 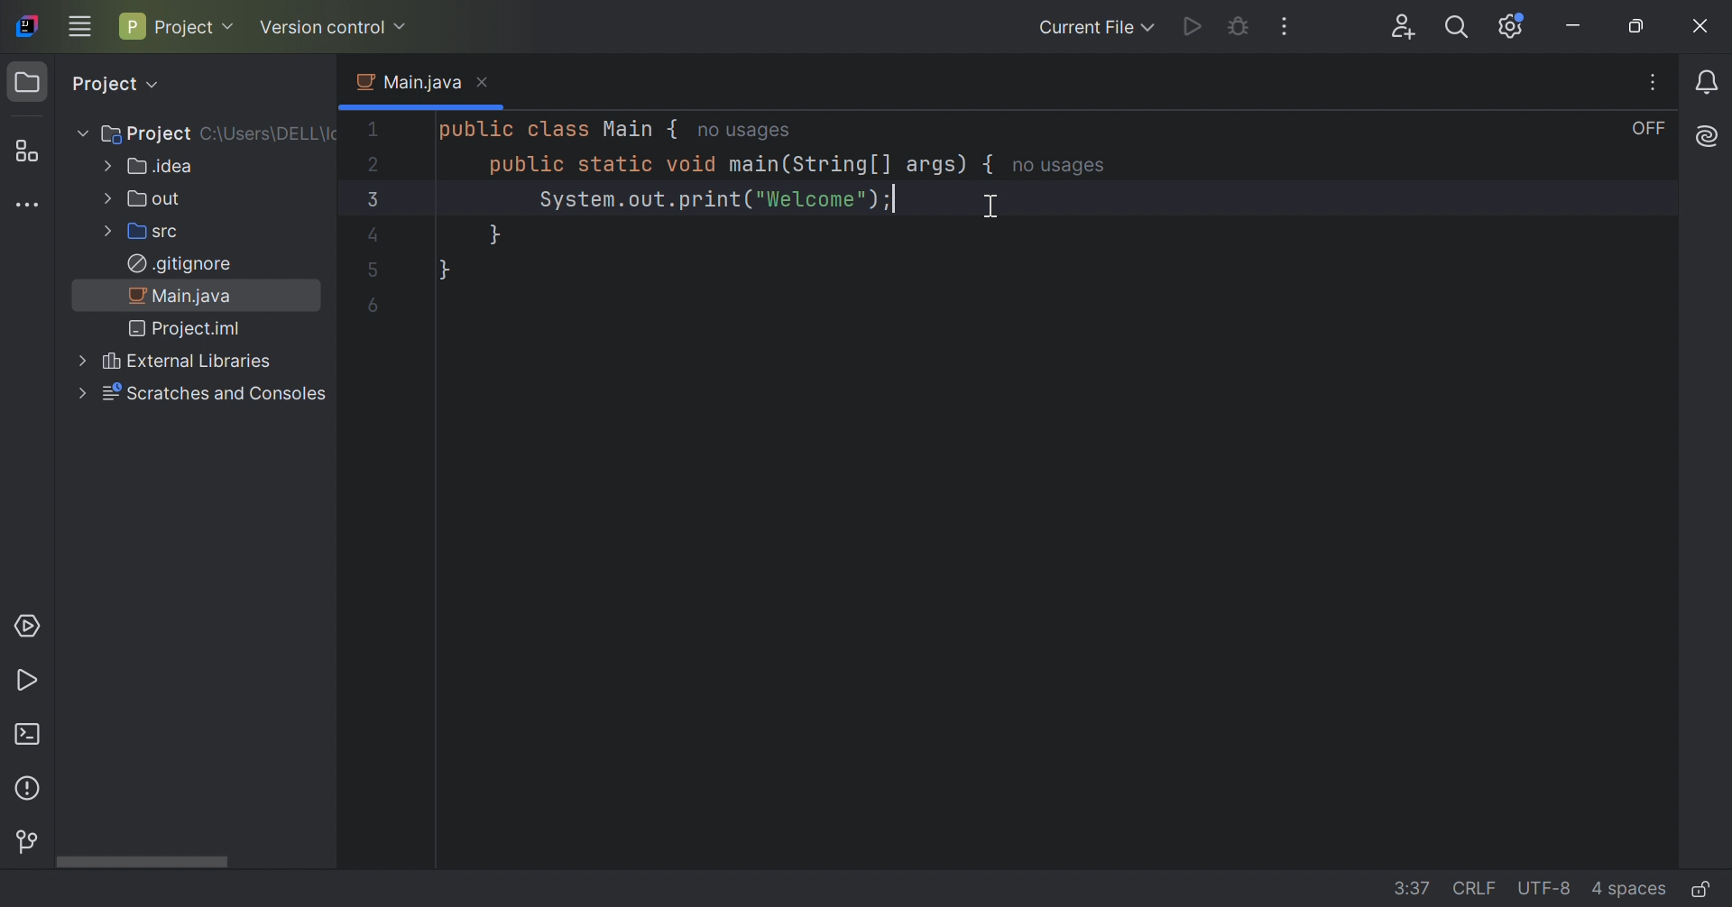 What do you see at coordinates (24, 27) in the screenshot?
I see `IntelliJ IDEA icon` at bounding box center [24, 27].